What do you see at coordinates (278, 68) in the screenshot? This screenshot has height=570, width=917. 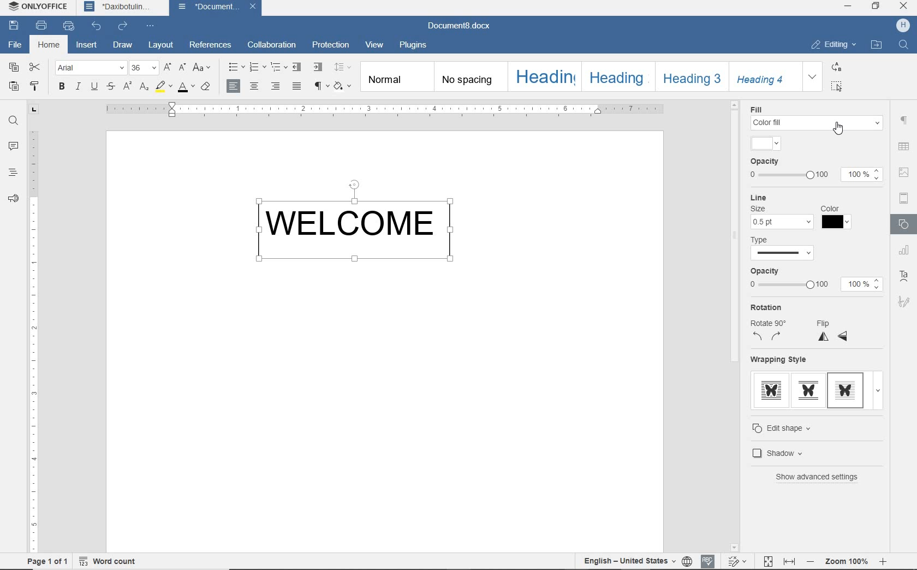 I see `MULTILEVEL LIST` at bounding box center [278, 68].